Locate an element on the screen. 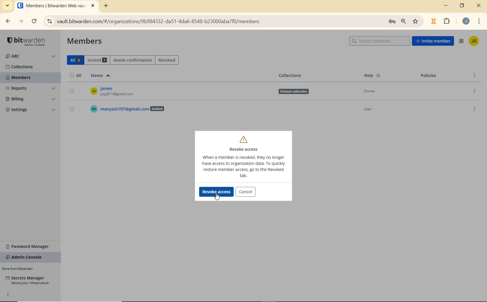  FORWARD is located at coordinates (20, 21).